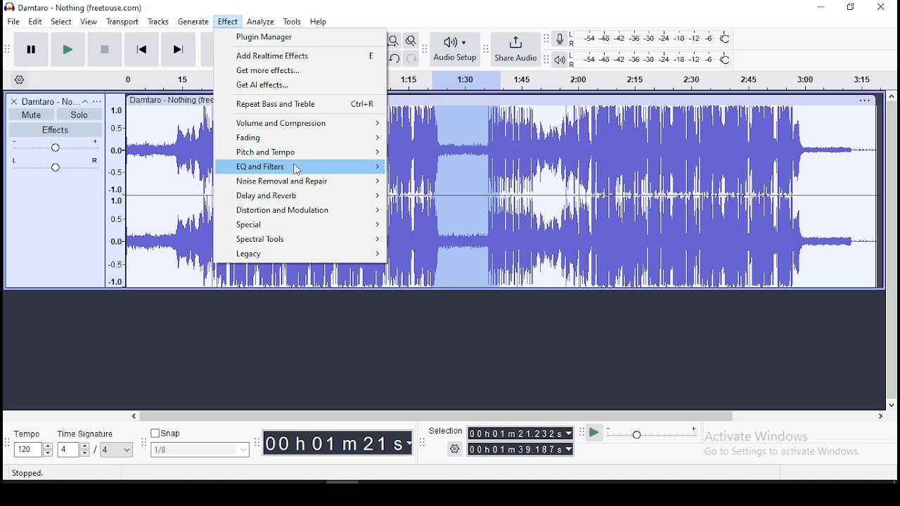 The width and height of the screenshot is (900, 506). What do you see at coordinates (454, 48) in the screenshot?
I see `audio setup` at bounding box center [454, 48].